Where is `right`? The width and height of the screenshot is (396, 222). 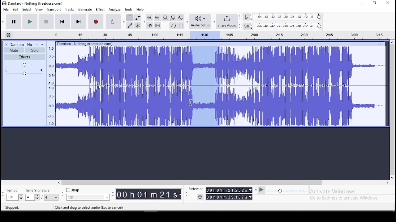
right is located at coordinates (387, 183).